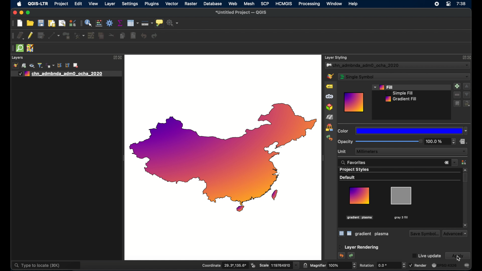 The width and height of the screenshot is (482, 271). Describe the element at coordinates (401, 203) in the screenshot. I see `gray 3 fill` at that location.